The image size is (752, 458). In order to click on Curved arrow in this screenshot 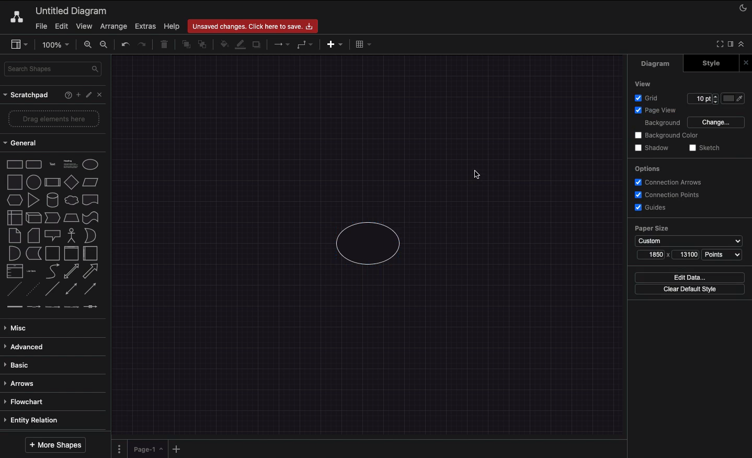, I will do `click(52, 270)`.